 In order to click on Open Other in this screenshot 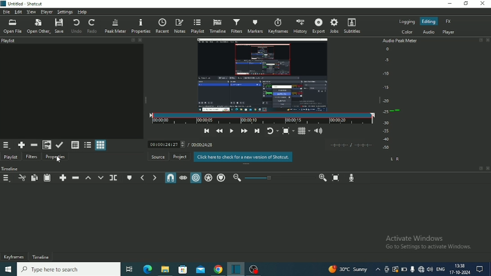, I will do `click(38, 26)`.